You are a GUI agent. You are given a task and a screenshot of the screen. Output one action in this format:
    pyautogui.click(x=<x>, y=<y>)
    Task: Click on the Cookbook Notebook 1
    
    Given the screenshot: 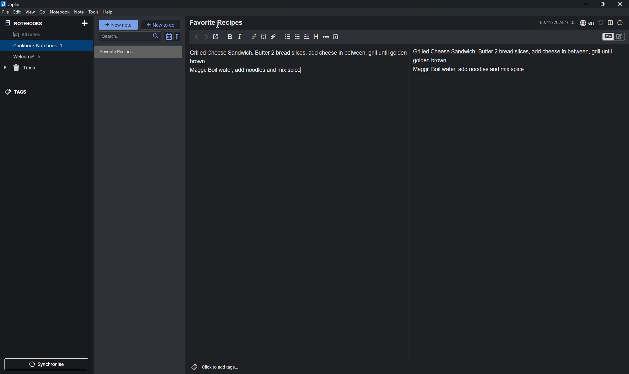 What is the action you would take?
    pyautogui.click(x=38, y=46)
    